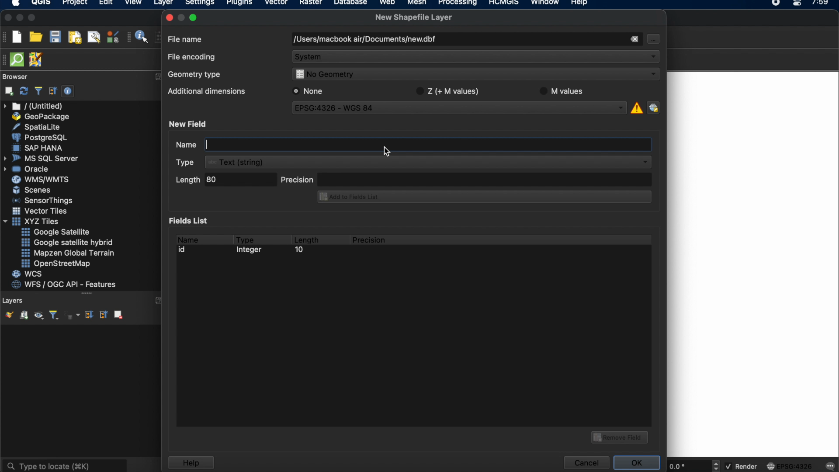 The width and height of the screenshot is (839, 472). What do you see at coordinates (41, 211) in the screenshot?
I see `vector files` at bounding box center [41, 211].